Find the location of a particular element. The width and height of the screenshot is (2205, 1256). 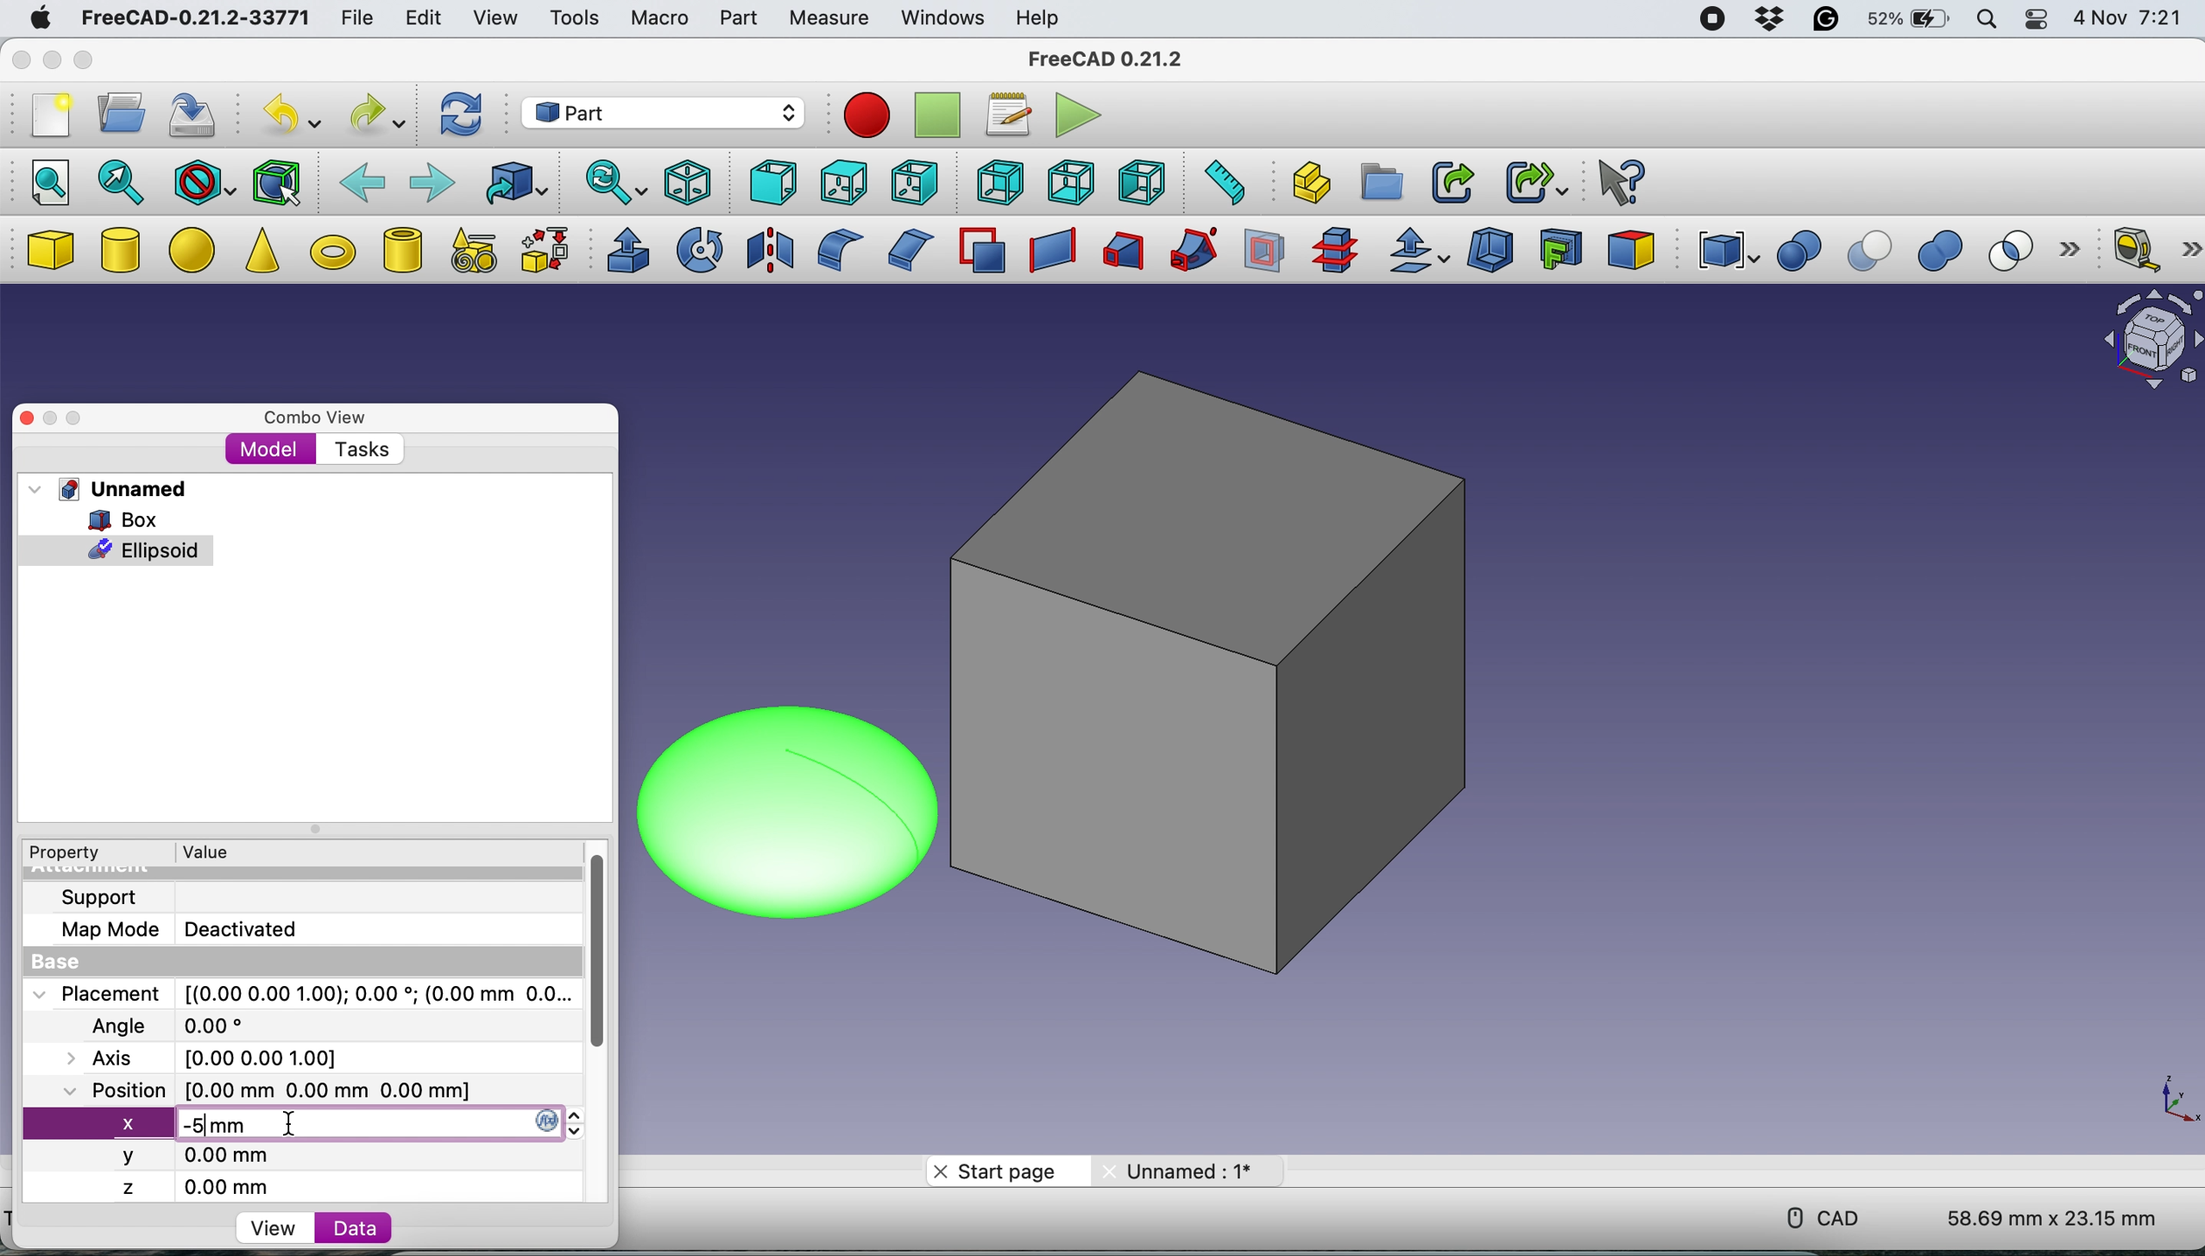

view is located at coordinates (279, 1227).